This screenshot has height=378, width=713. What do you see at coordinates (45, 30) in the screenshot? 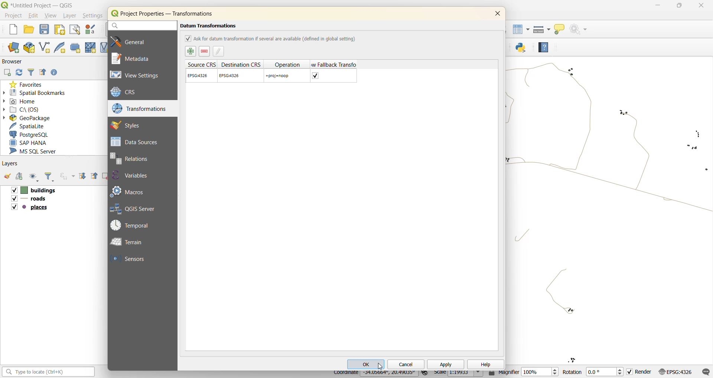
I see `save` at bounding box center [45, 30].